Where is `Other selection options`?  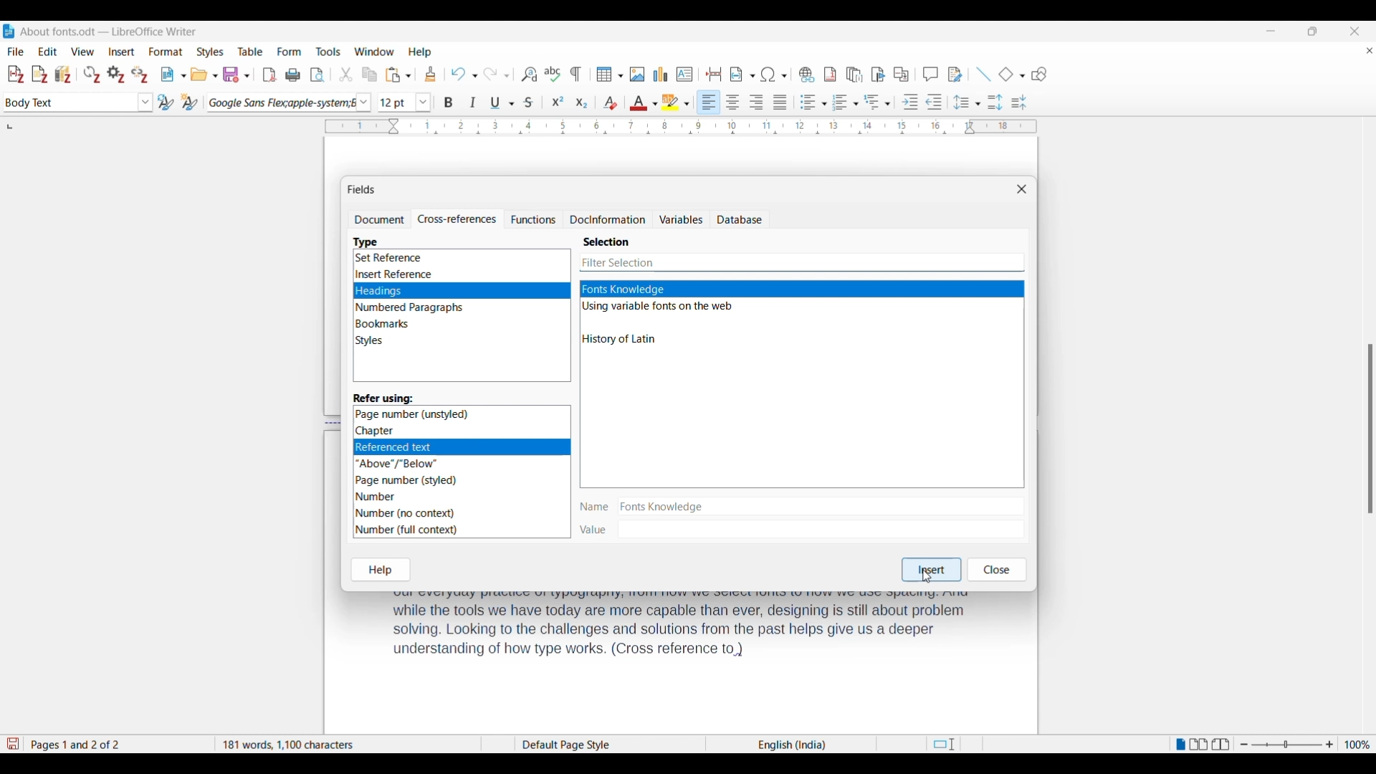 Other selection options is located at coordinates (658, 325).